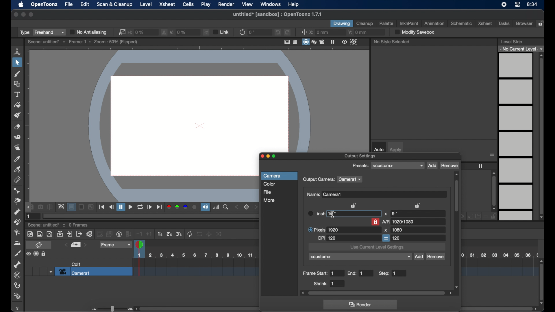  Describe the element at coordinates (269, 200) in the screenshot. I see `more` at that location.